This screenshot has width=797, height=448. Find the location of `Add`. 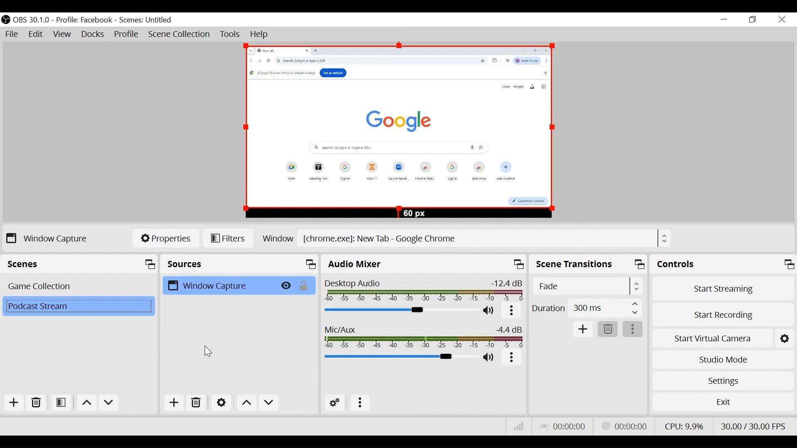

Add is located at coordinates (174, 403).